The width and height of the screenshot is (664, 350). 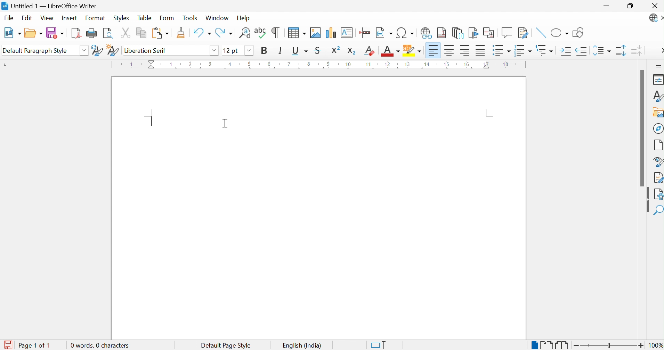 I want to click on Styles, so click(x=121, y=17).